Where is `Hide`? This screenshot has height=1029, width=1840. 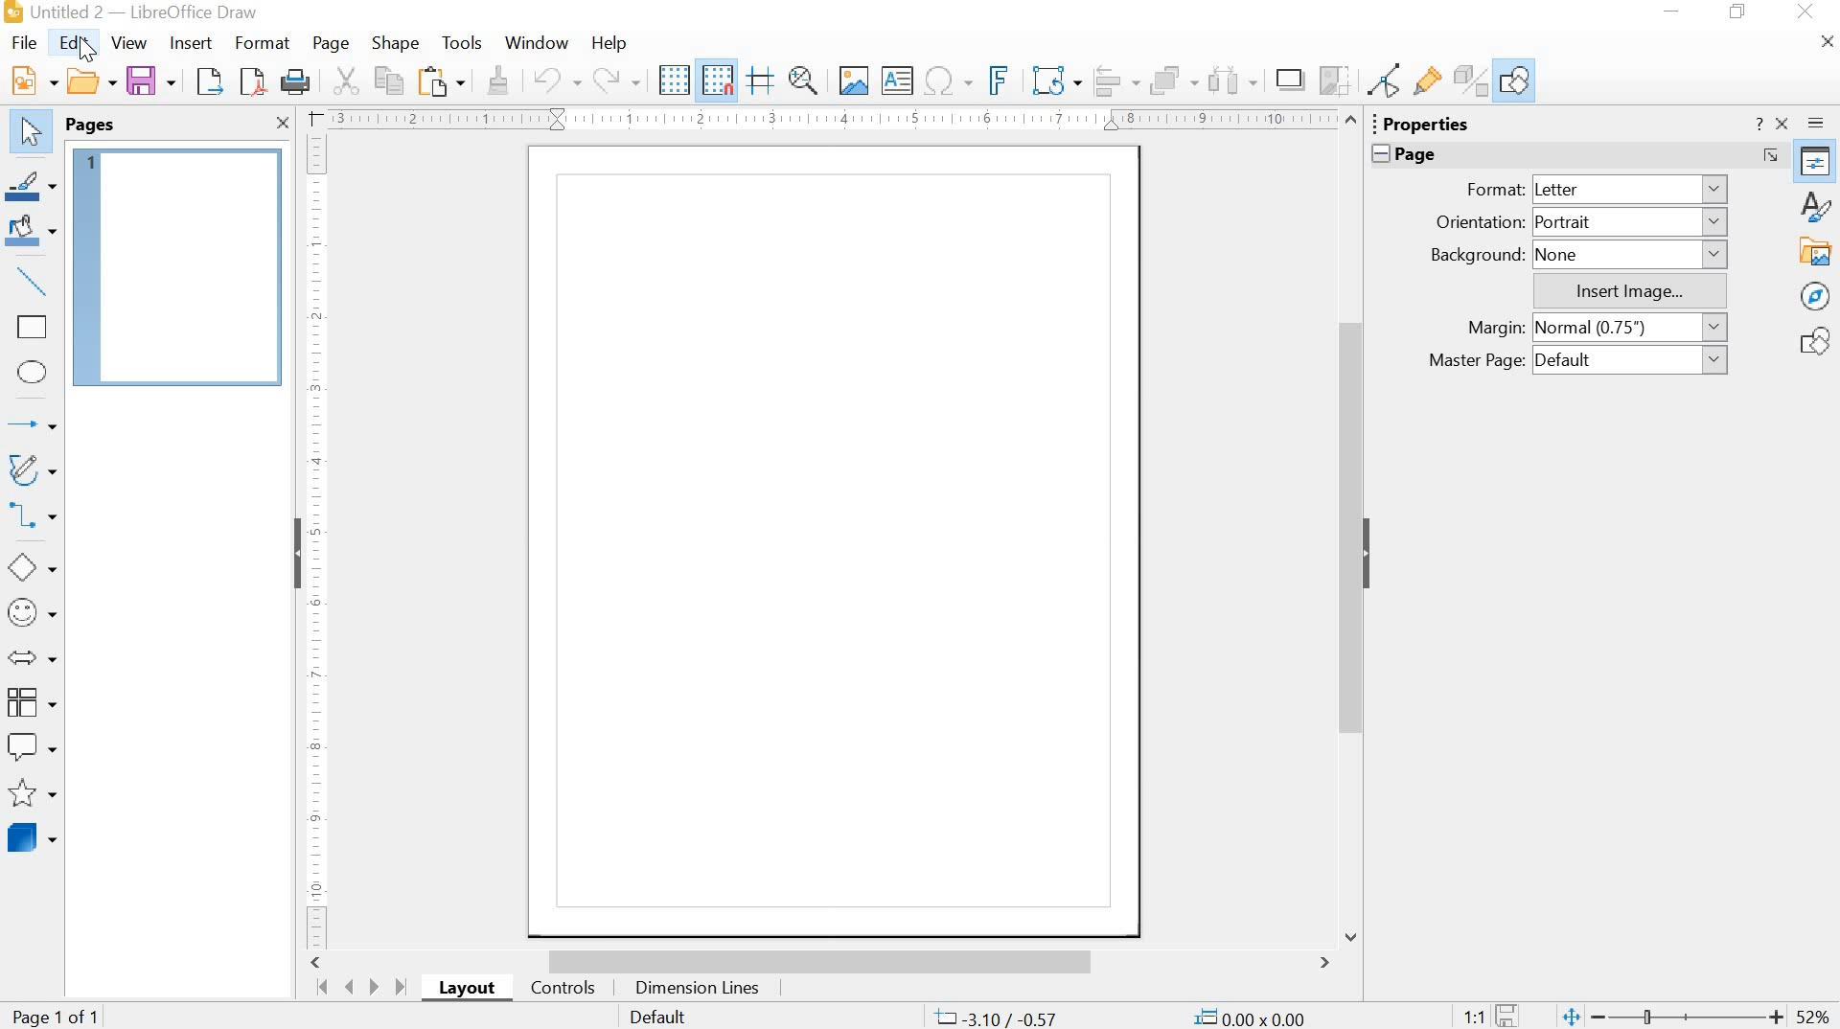 Hide is located at coordinates (297, 553).